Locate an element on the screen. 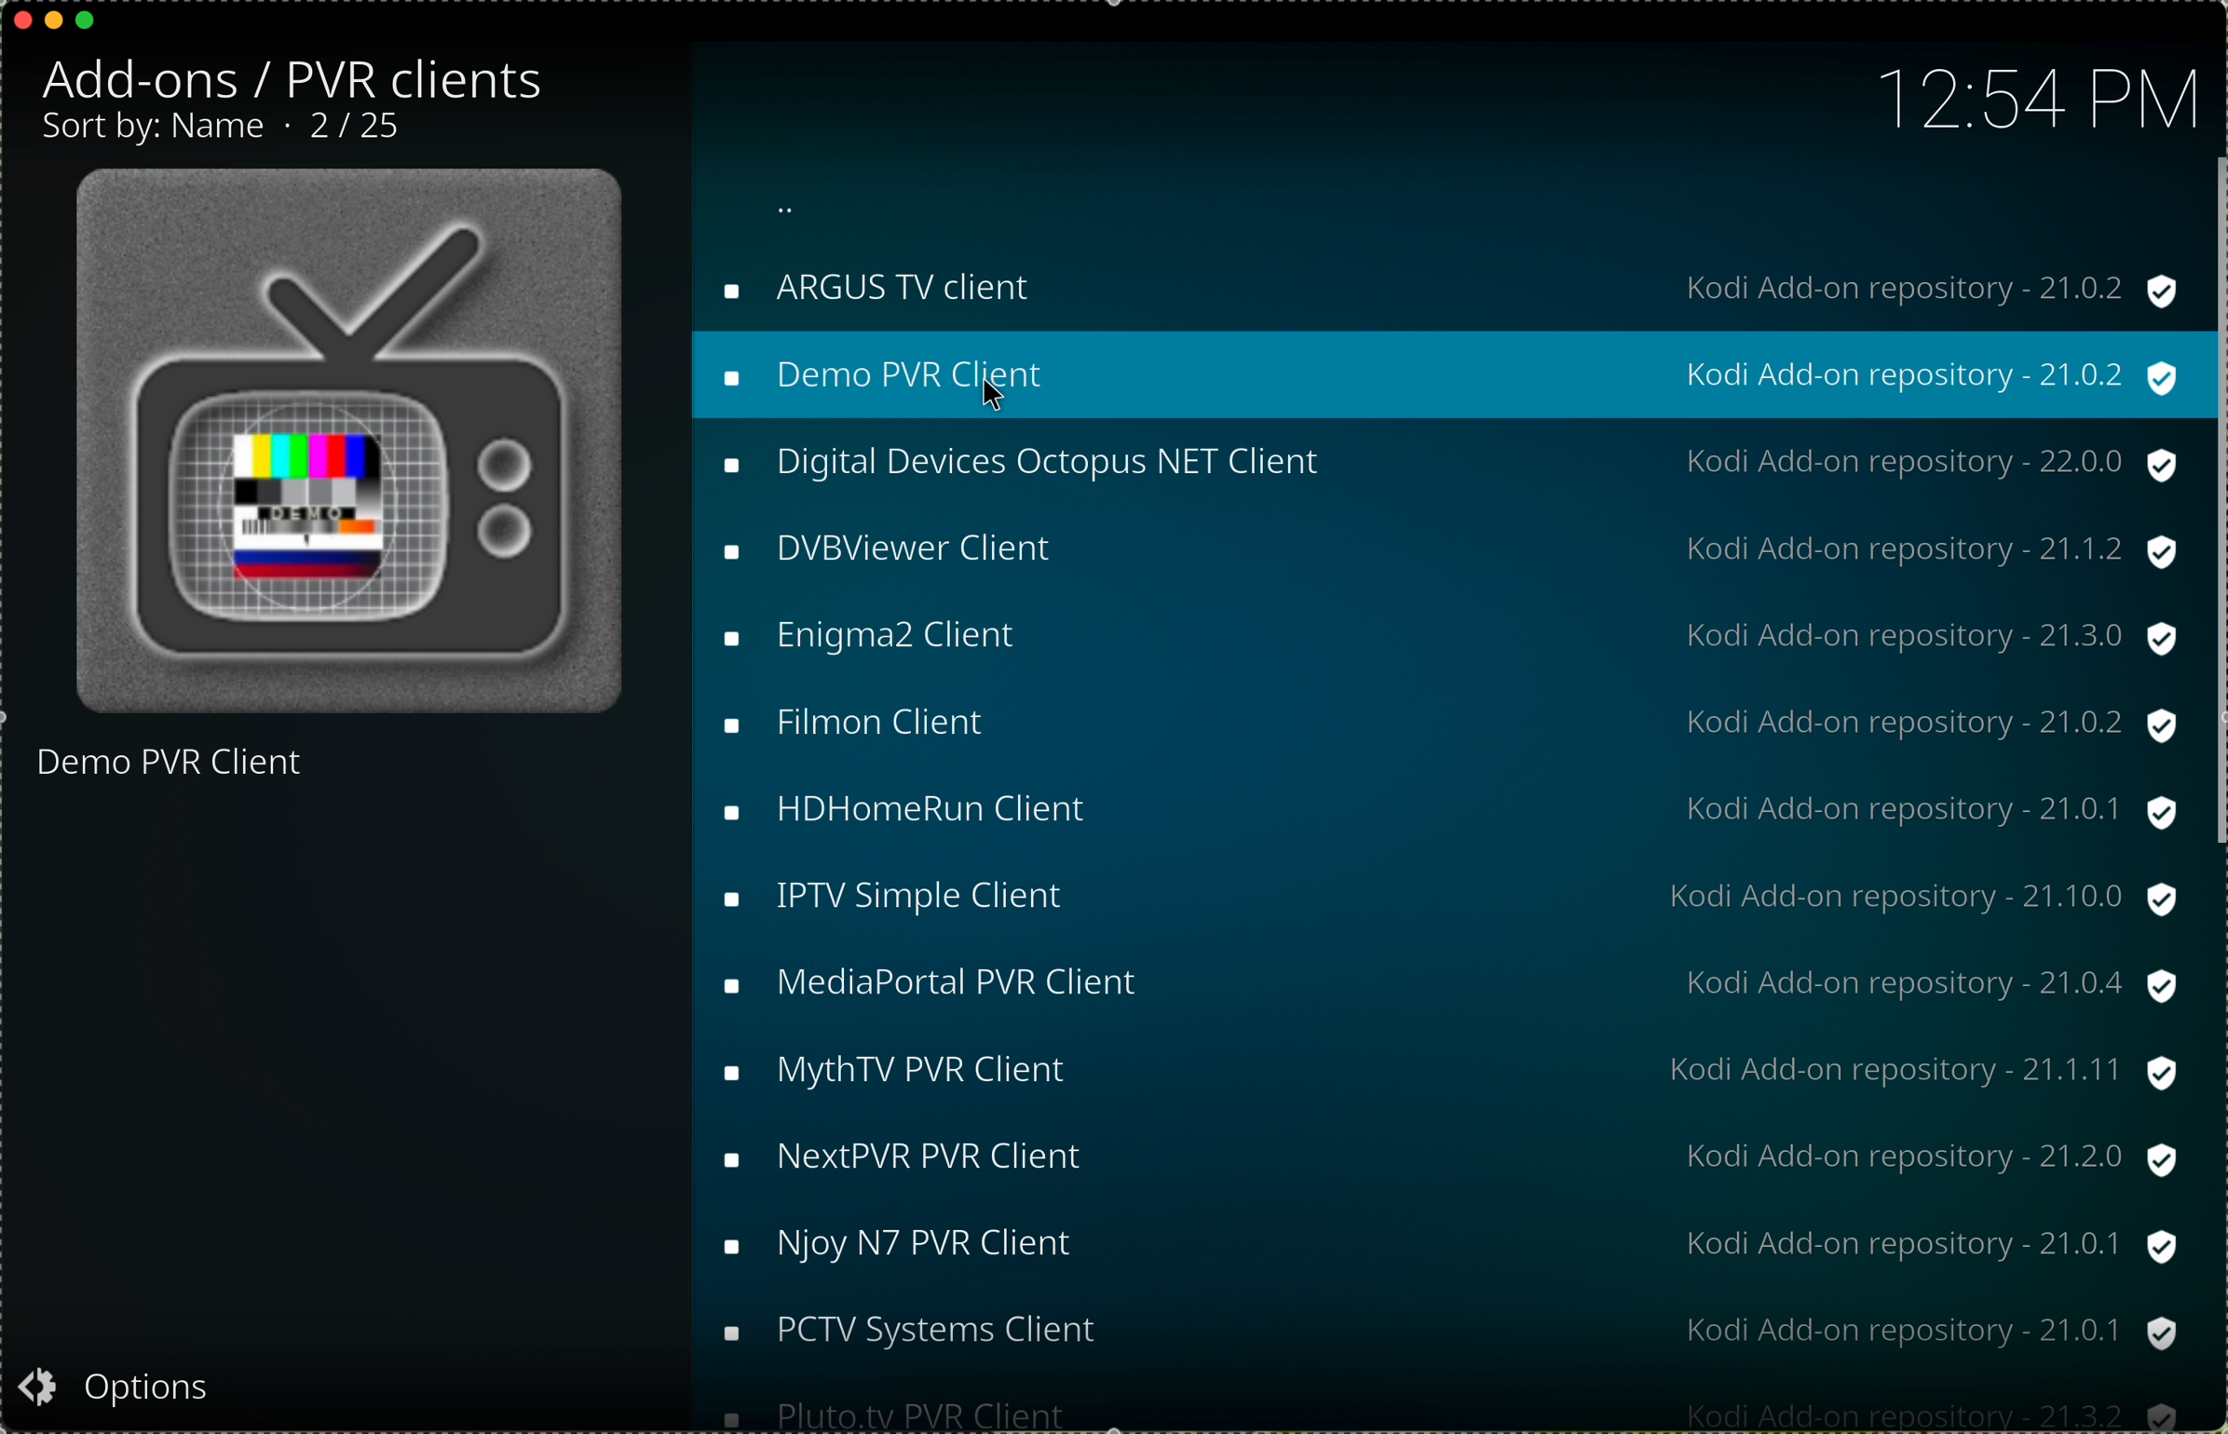 The image size is (2228, 1434). Enigma2 client is located at coordinates (895, 636).